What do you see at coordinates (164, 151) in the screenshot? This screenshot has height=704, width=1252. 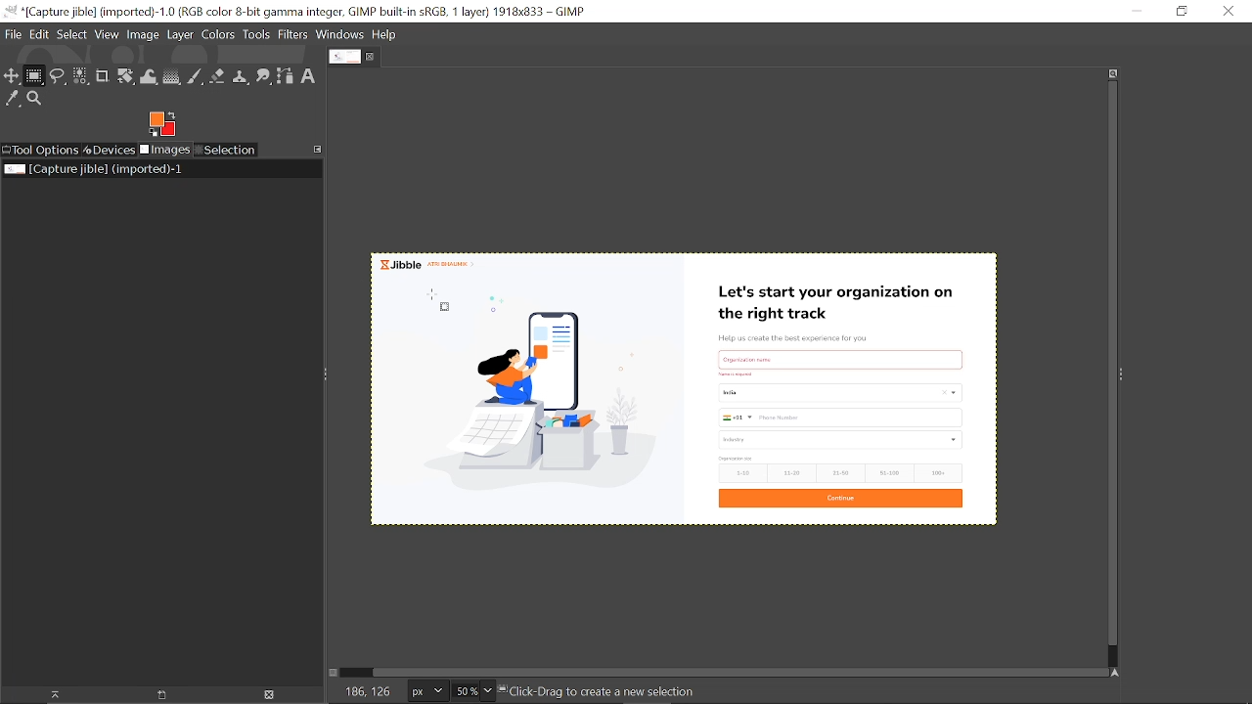 I see `Images` at bounding box center [164, 151].